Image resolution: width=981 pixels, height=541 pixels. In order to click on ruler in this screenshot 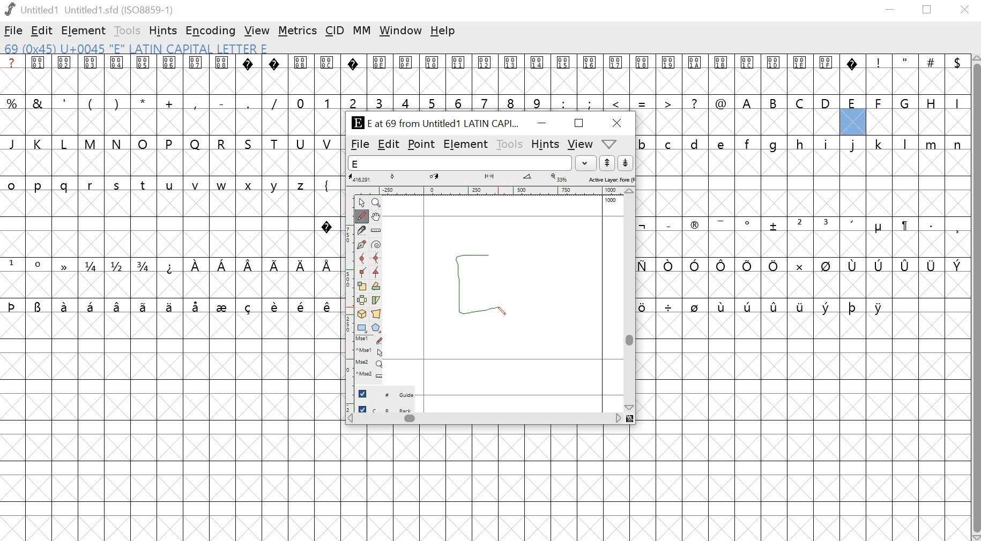, I will do `click(346, 302)`.